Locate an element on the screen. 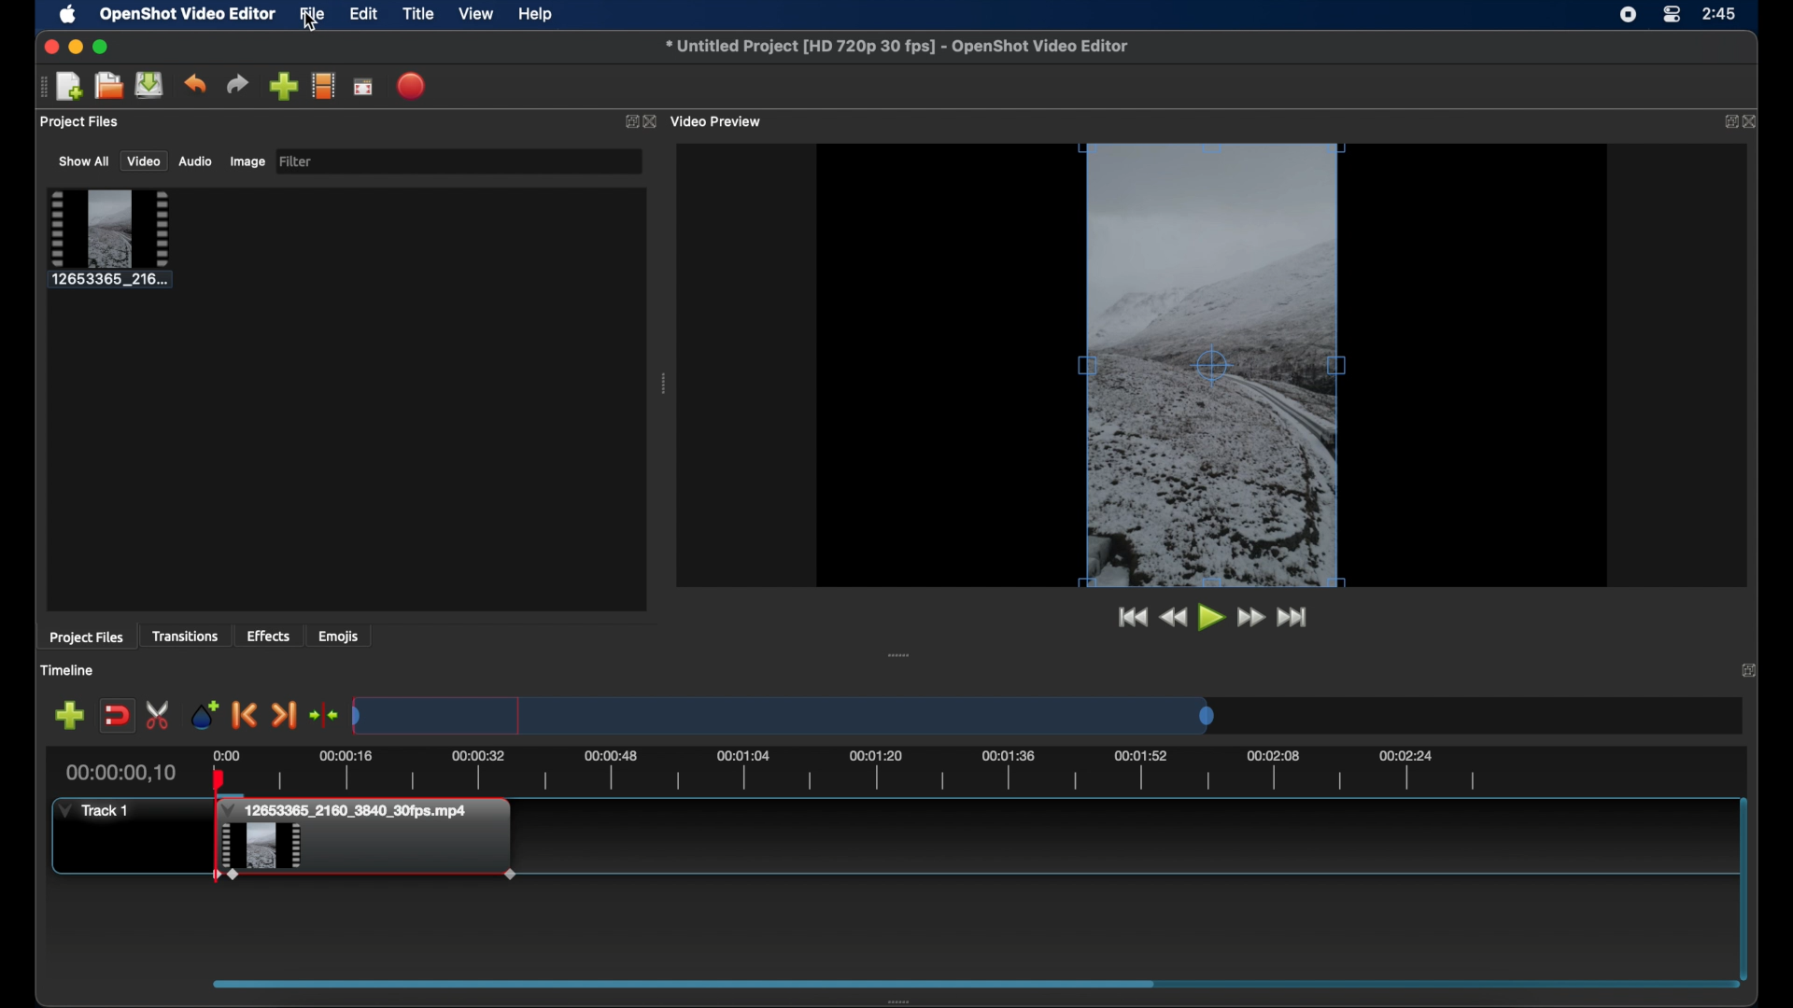  open project is located at coordinates (109, 85).